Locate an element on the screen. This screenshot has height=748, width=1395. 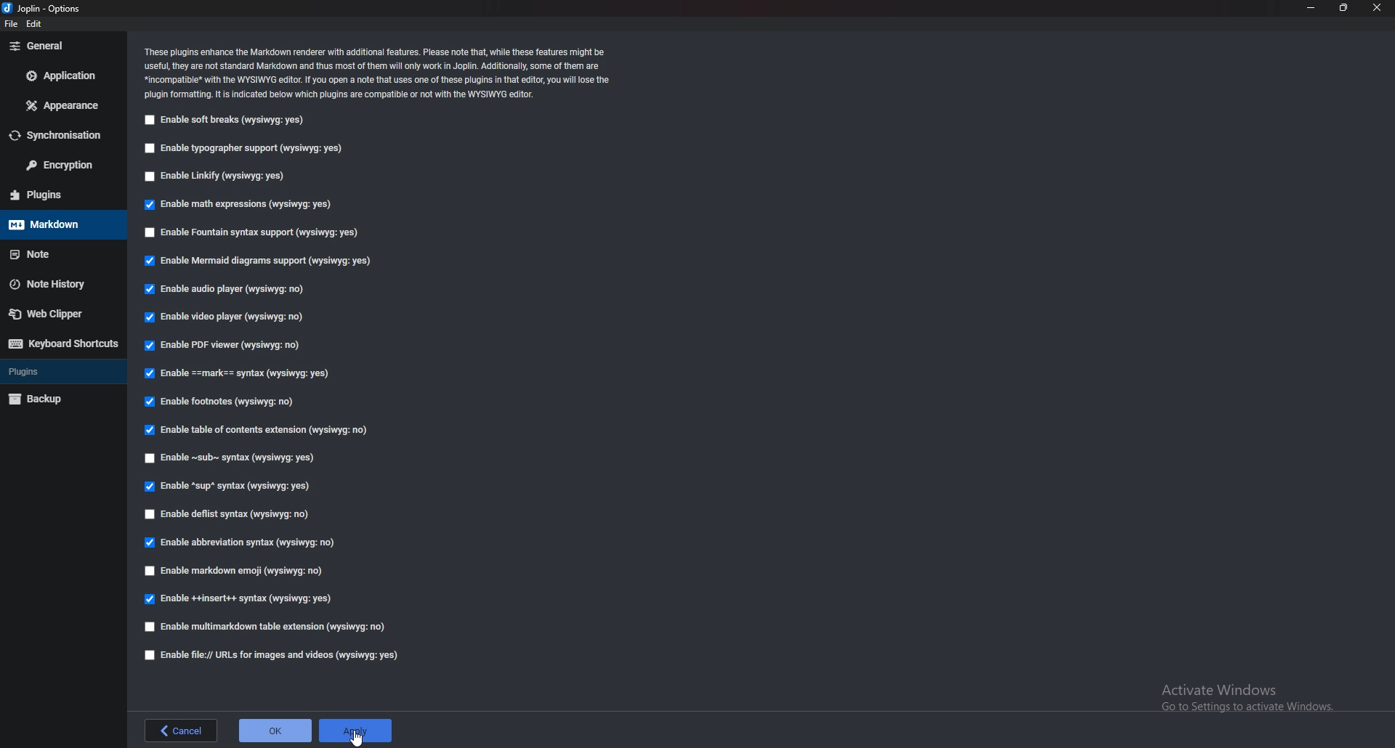
edit is located at coordinates (36, 23).